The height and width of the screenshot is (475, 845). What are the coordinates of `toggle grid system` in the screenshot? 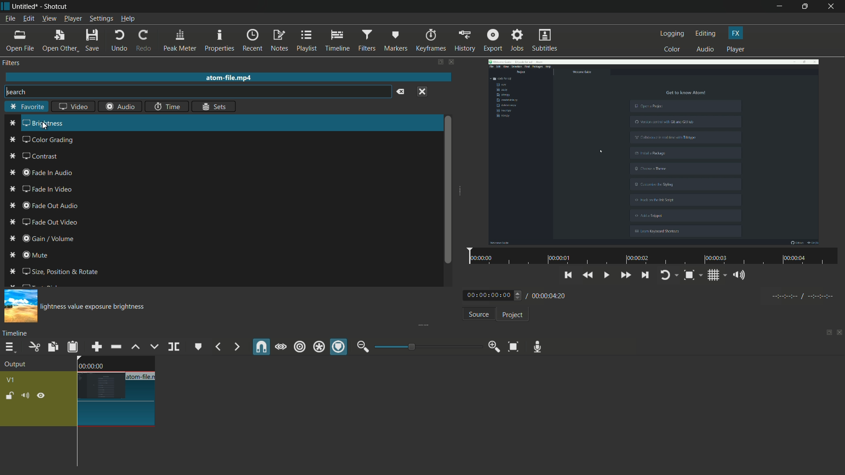 It's located at (718, 277).